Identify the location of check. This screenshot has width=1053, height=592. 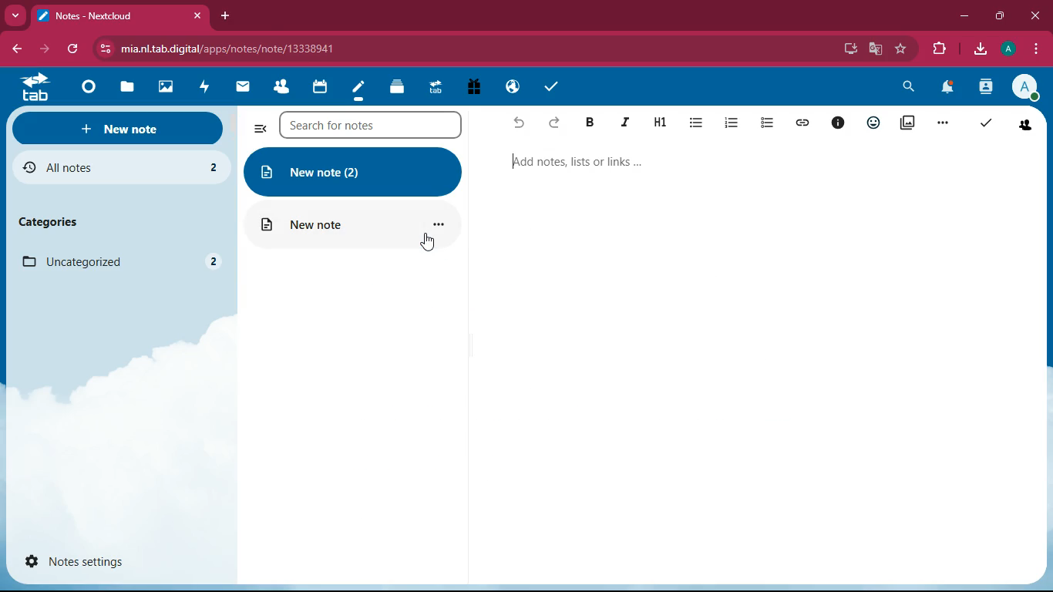
(550, 86).